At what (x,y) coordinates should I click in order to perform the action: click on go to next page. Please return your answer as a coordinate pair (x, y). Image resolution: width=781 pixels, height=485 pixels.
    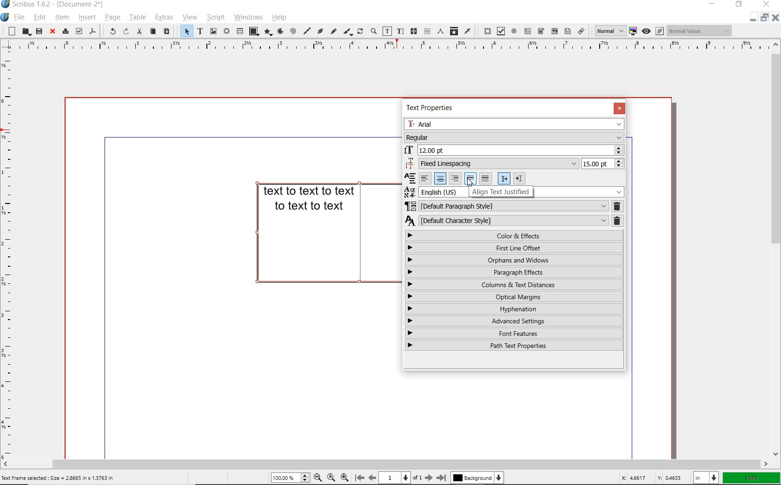
    Looking at the image, I should click on (430, 478).